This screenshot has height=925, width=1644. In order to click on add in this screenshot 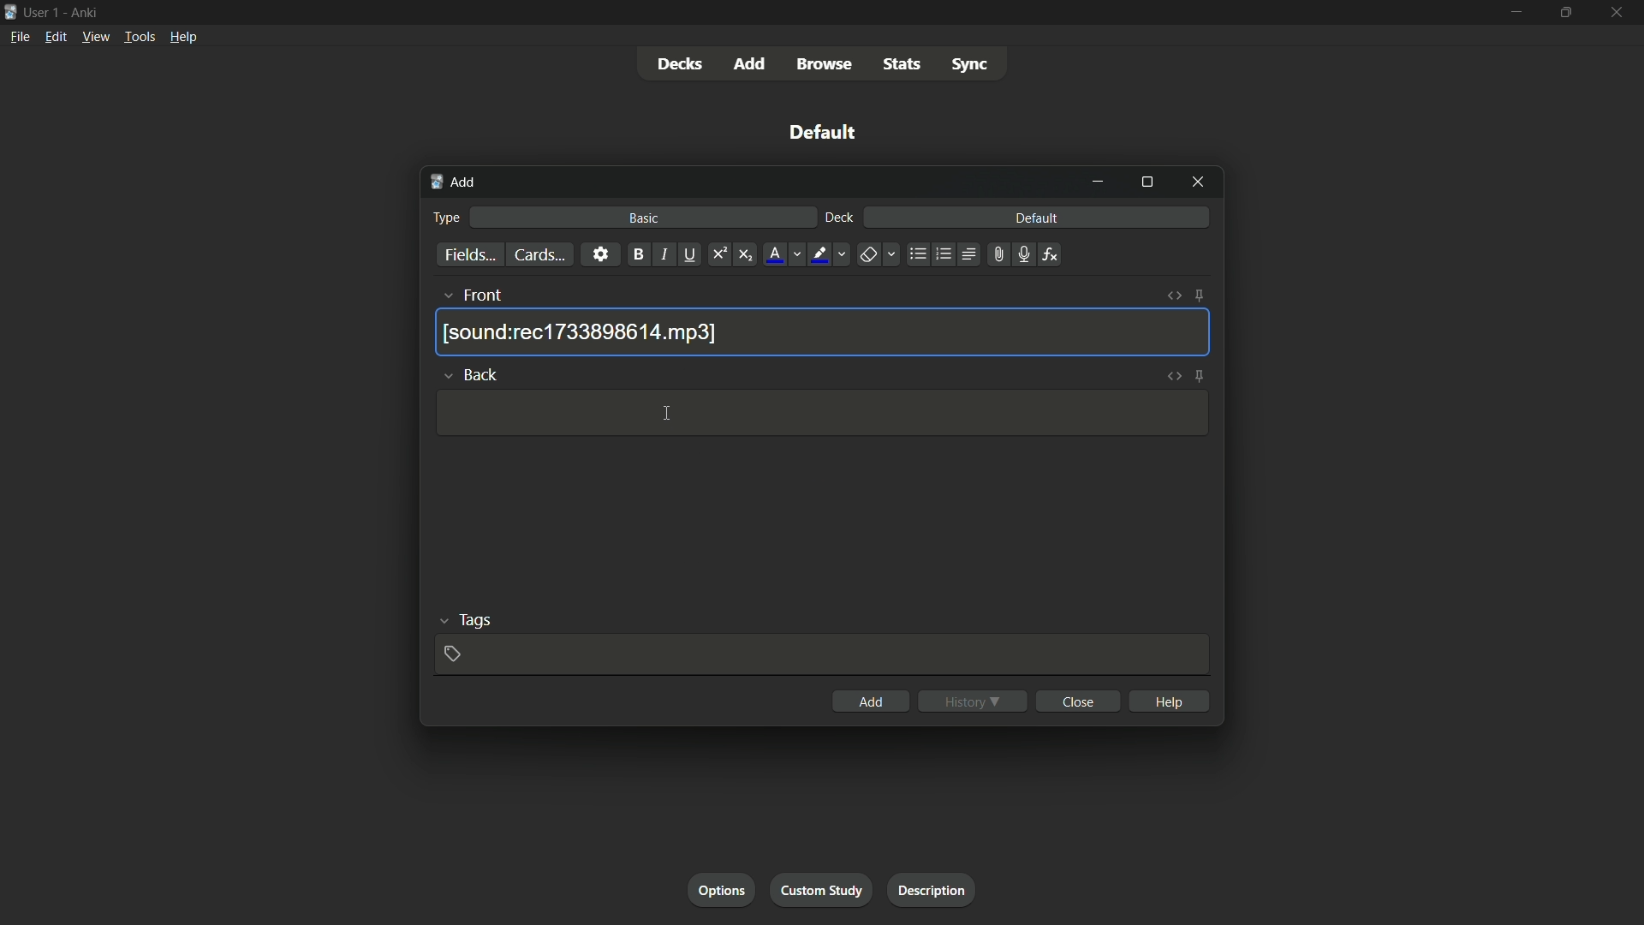, I will do `click(751, 63)`.